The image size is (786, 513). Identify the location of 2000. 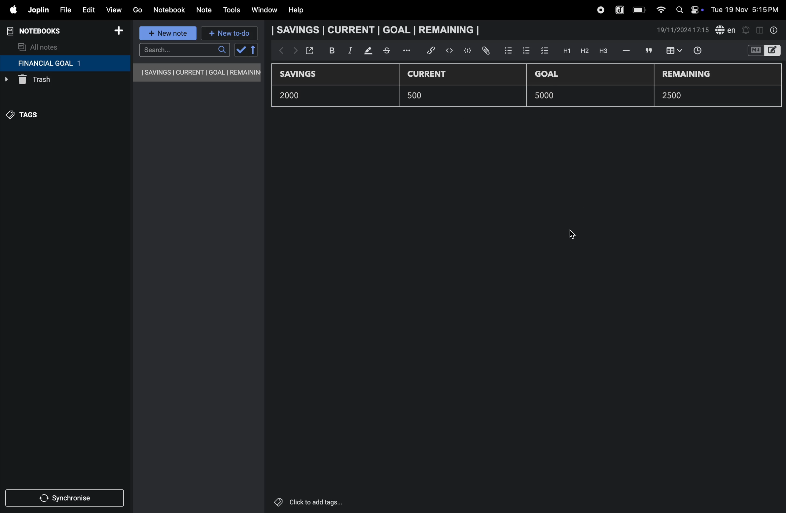
(295, 95).